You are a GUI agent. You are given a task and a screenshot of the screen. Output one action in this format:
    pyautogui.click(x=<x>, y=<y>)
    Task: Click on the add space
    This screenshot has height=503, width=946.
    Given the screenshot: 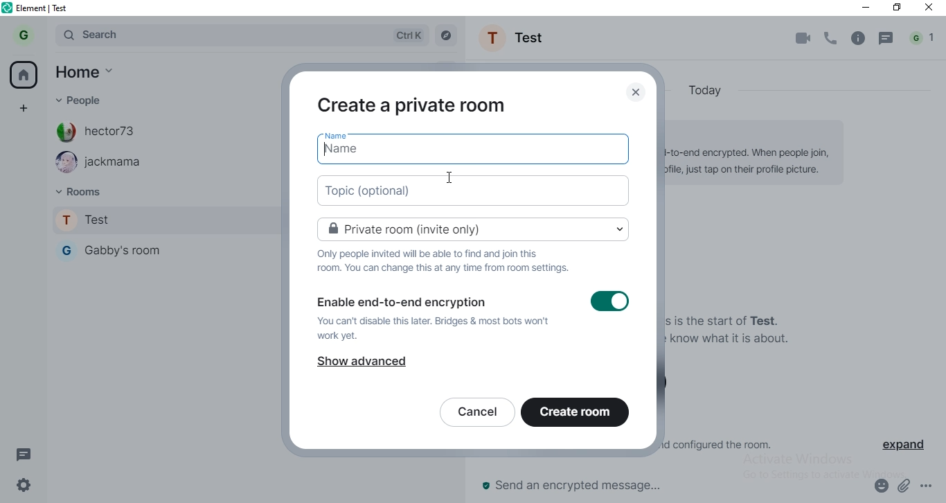 What is the action you would take?
    pyautogui.click(x=26, y=114)
    